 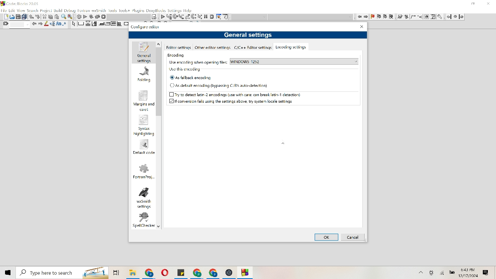 What do you see at coordinates (470, 273) in the screenshot?
I see `Time and date` at bounding box center [470, 273].